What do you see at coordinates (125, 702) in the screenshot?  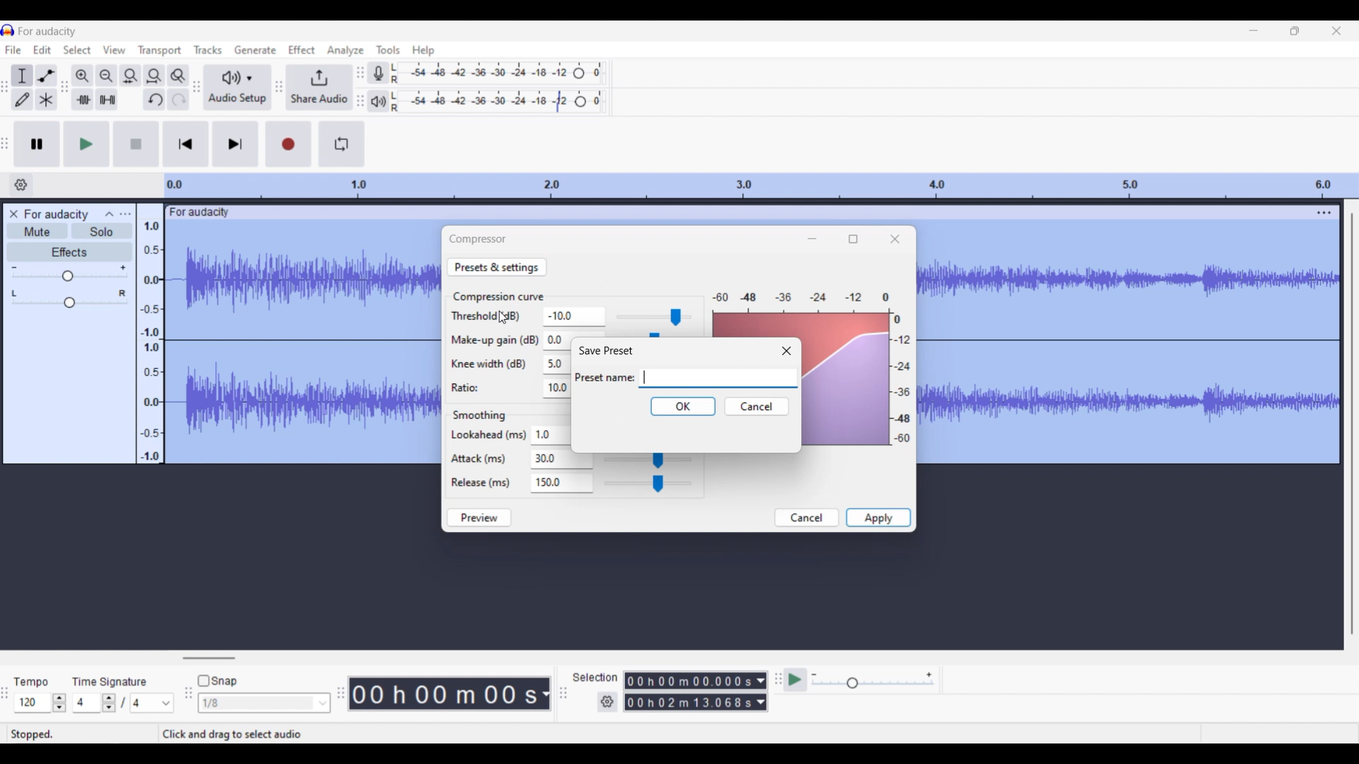 I see `Time signature settings` at bounding box center [125, 702].